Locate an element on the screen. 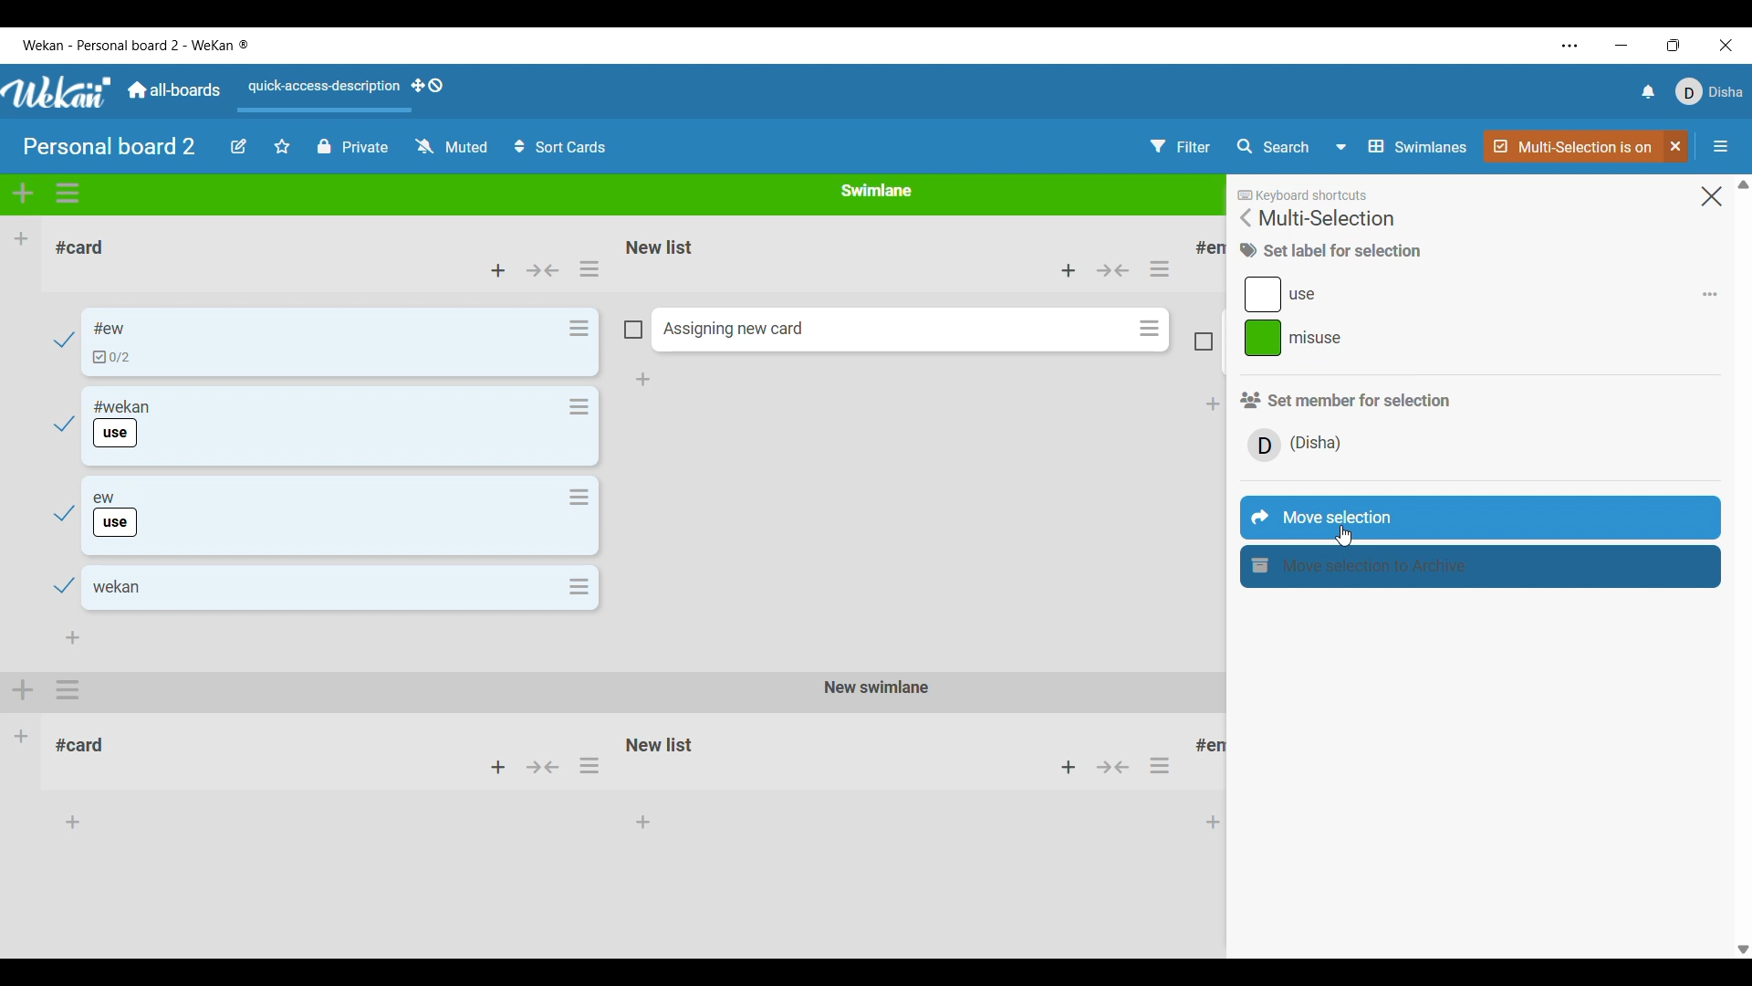  Title of current section is located at coordinates (1330, 250).